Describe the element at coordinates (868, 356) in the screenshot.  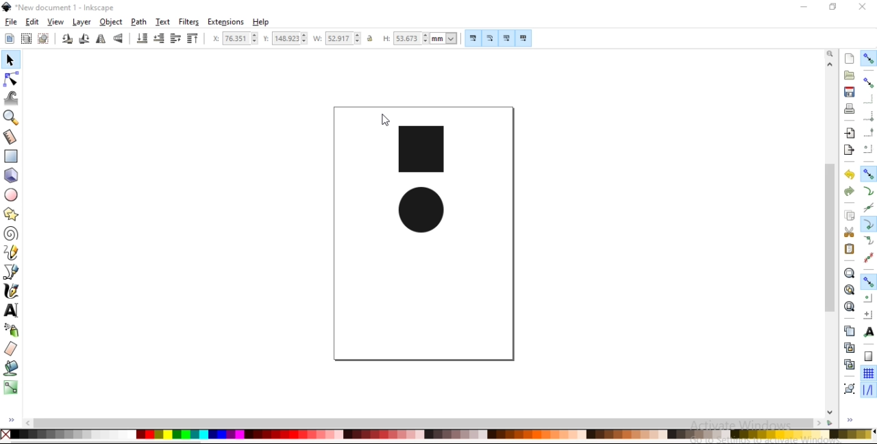
I see `snap to page borders` at that location.